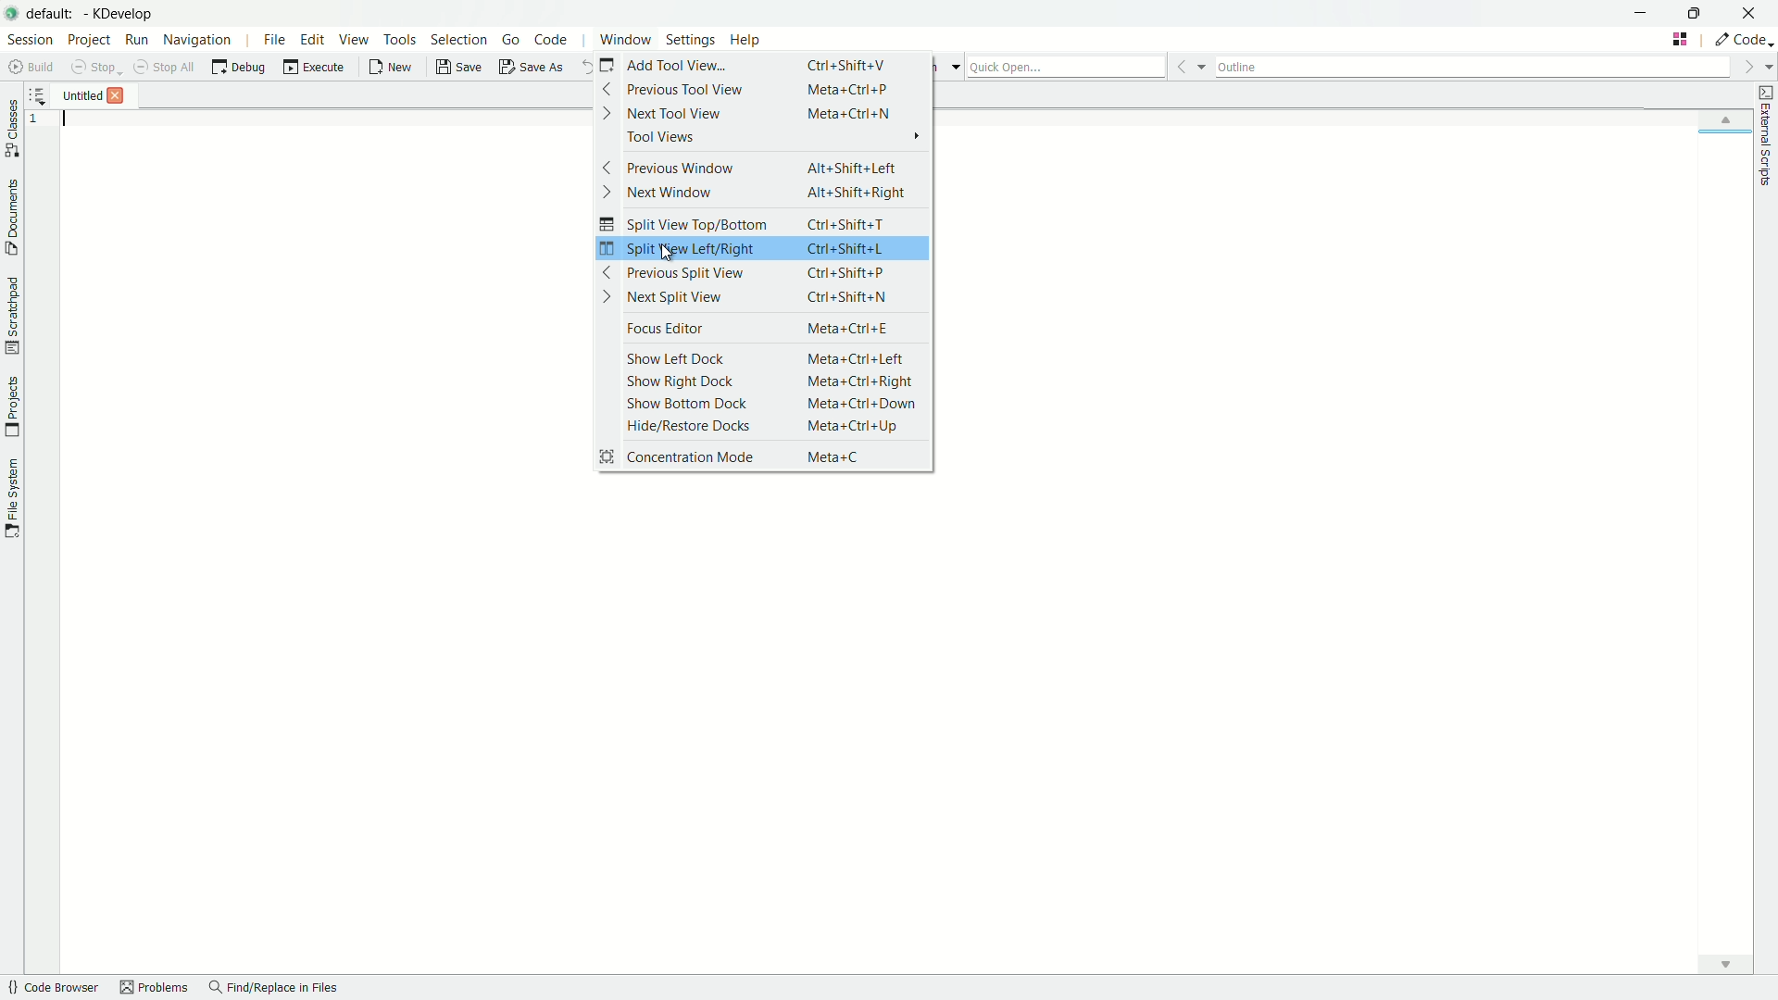 The height and width of the screenshot is (1000, 1778). I want to click on minimize, so click(1641, 14).